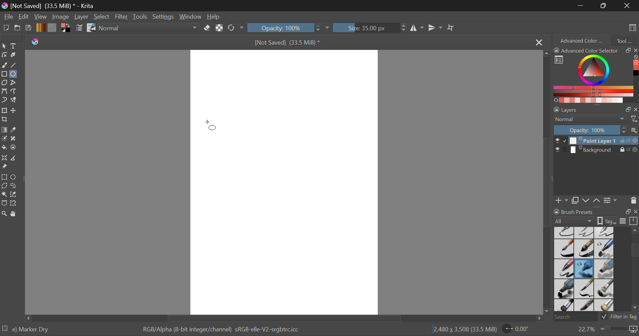  I want to click on Bristles-4 Glaze, so click(585, 306).